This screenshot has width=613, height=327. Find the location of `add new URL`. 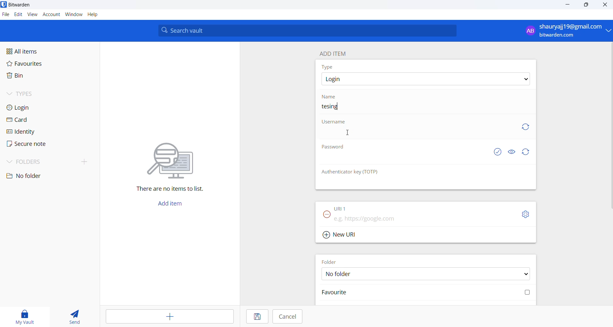

add new URL is located at coordinates (343, 234).